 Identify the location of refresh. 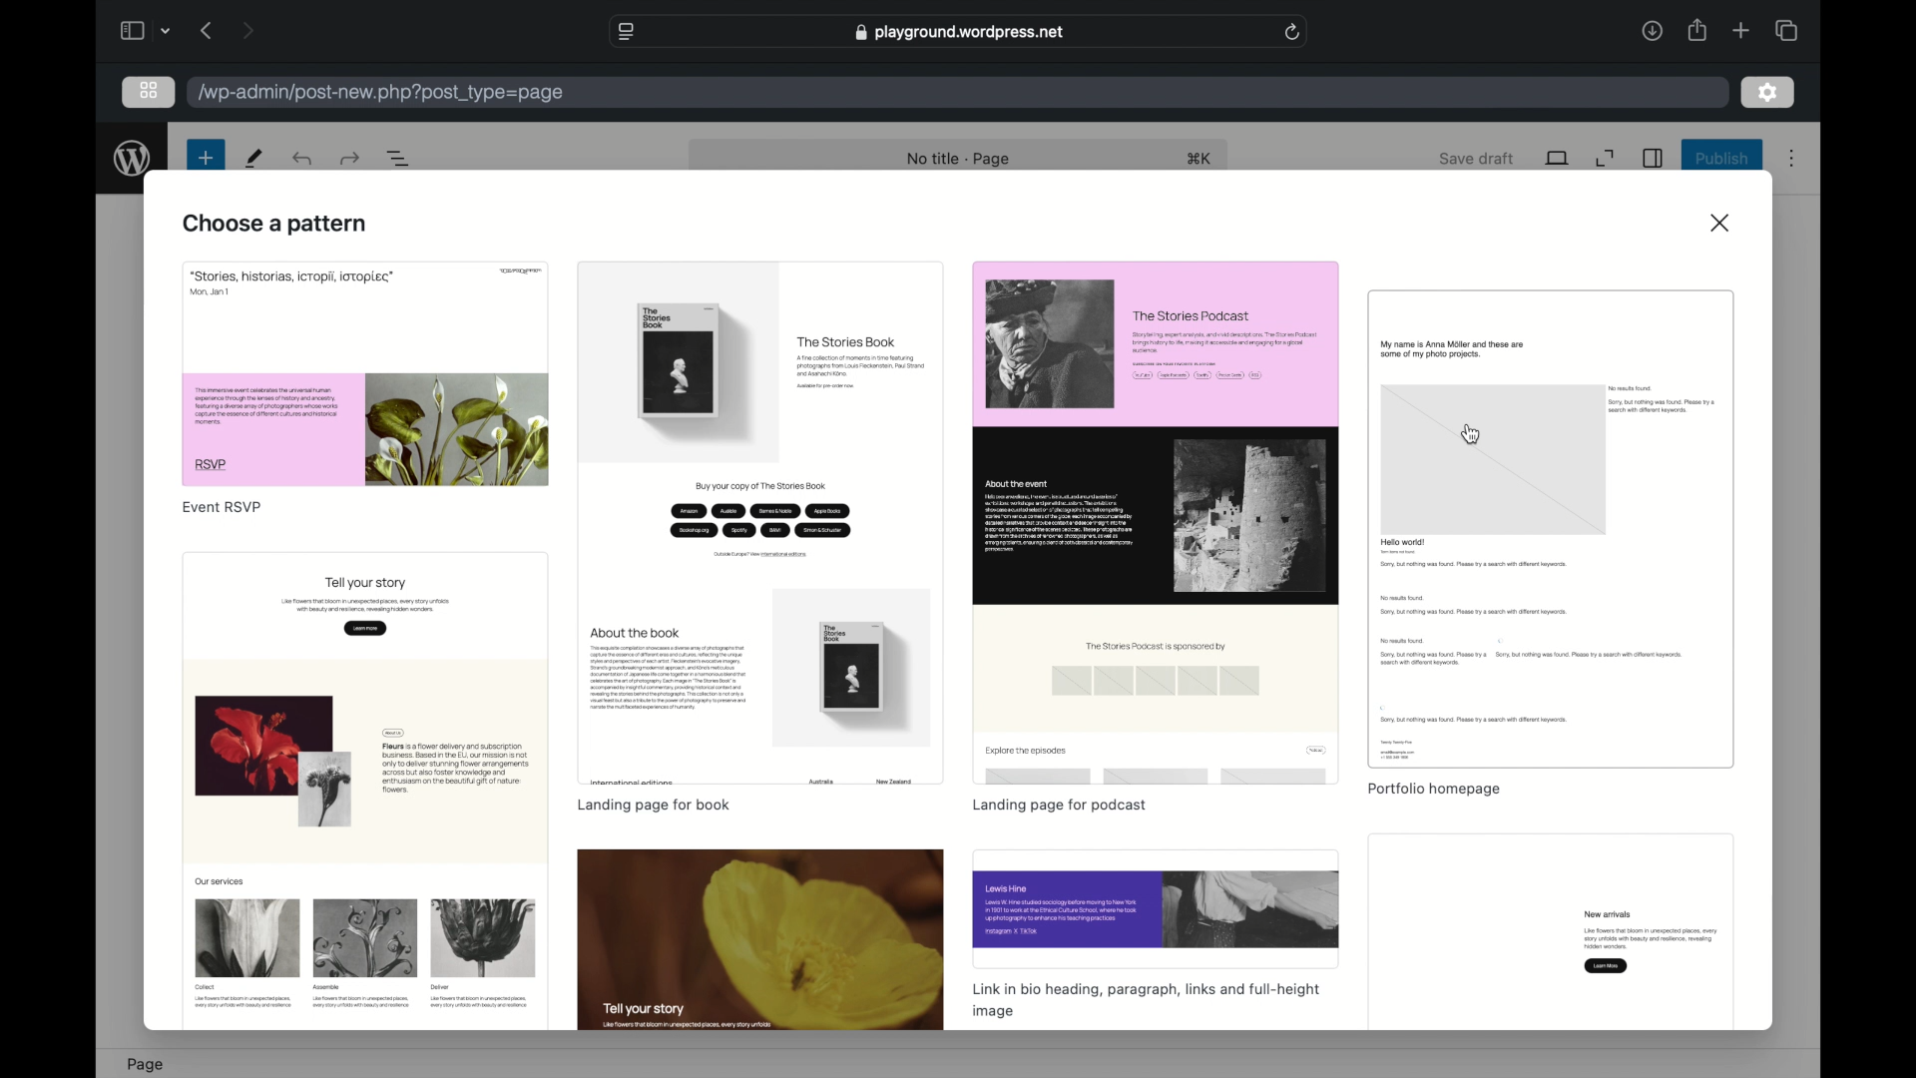
(1293, 32).